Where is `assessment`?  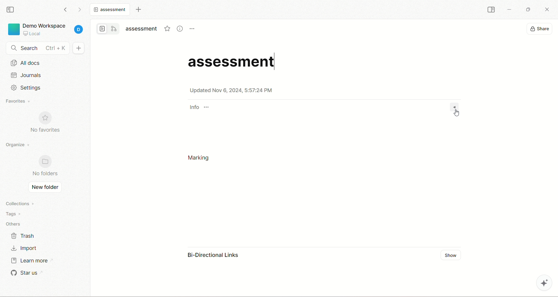 assessment is located at coordinates (142, 29).